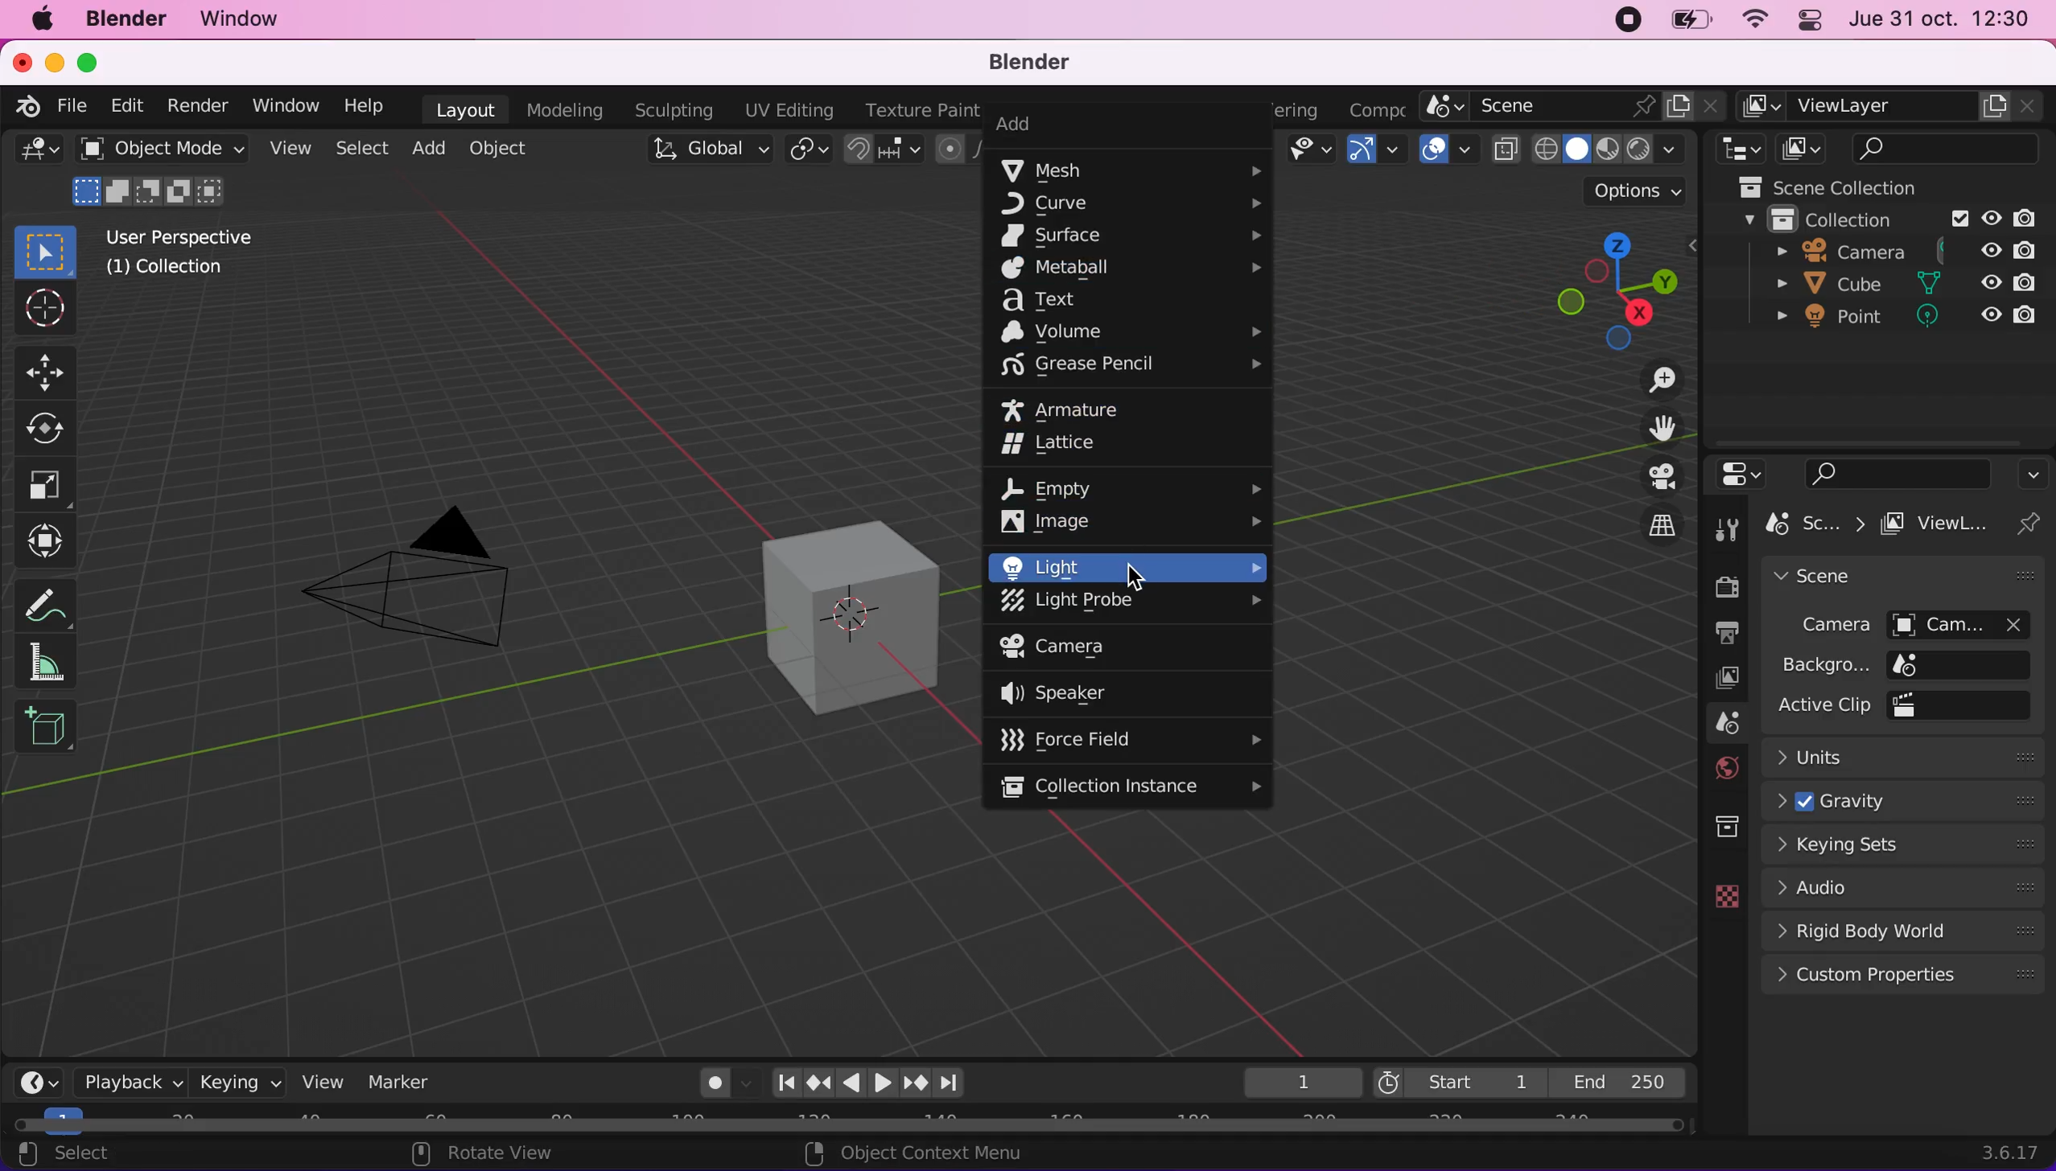 The height and width of the screenshot is (1171, 2056). I want to click on editor type, so click(37, 154).